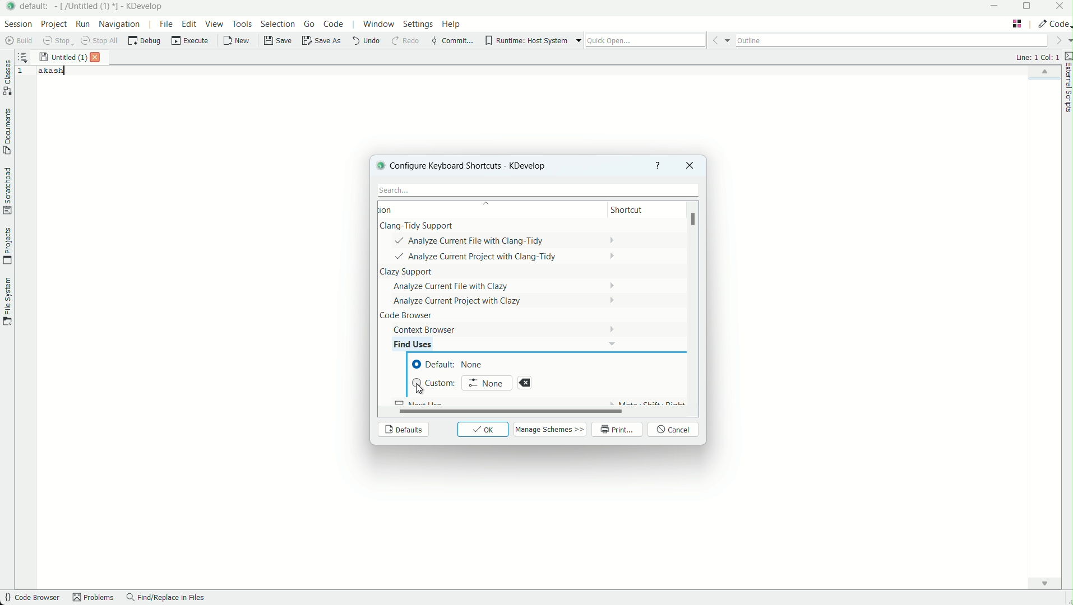  I want to click on more options, so click(579, 41).